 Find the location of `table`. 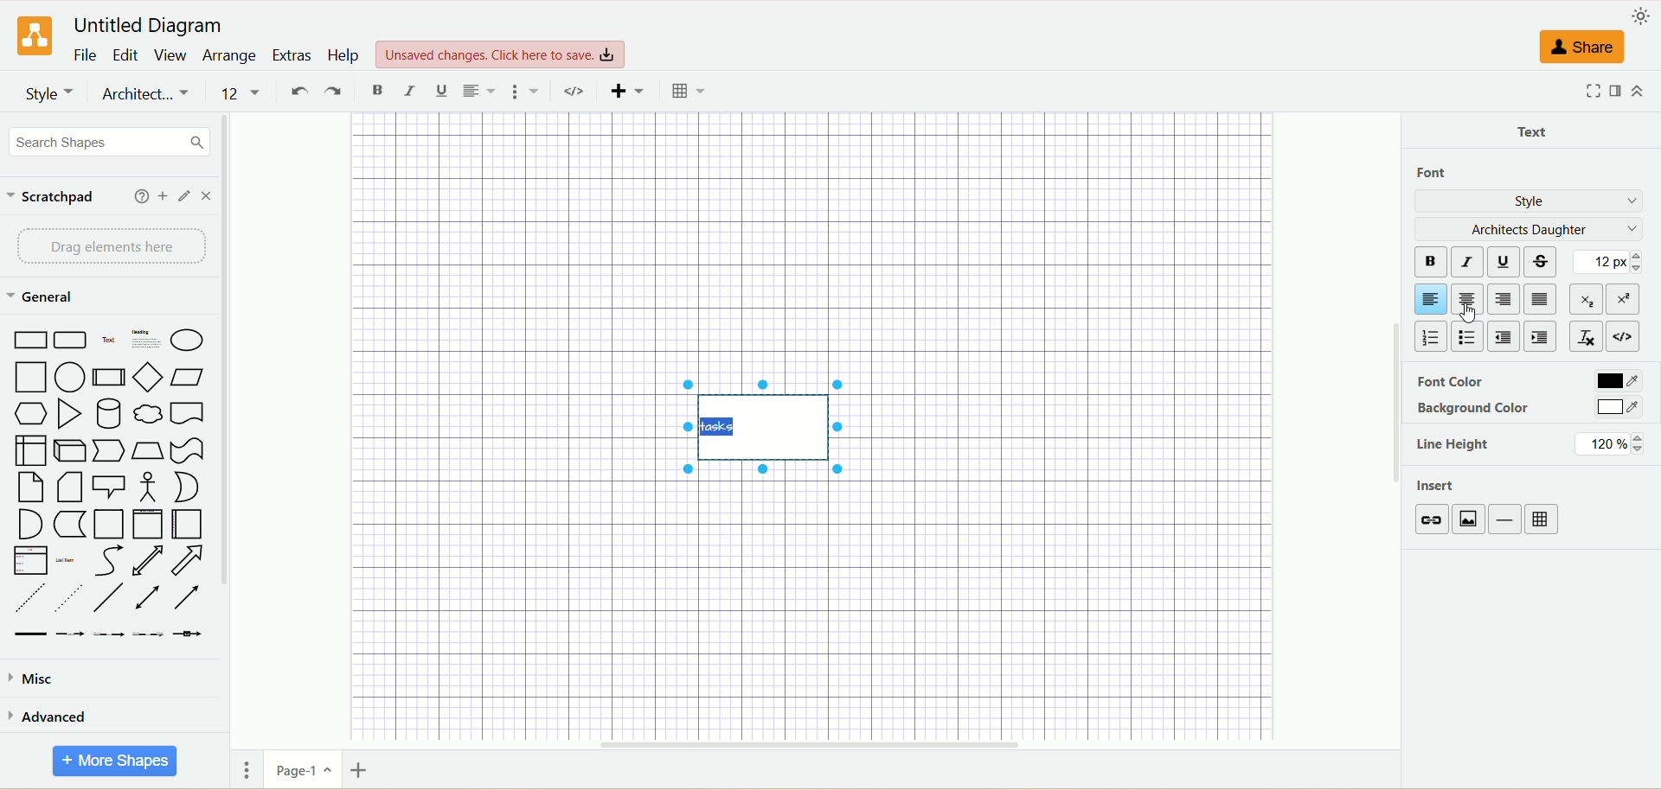

table is located at coordinates (1542, 519).